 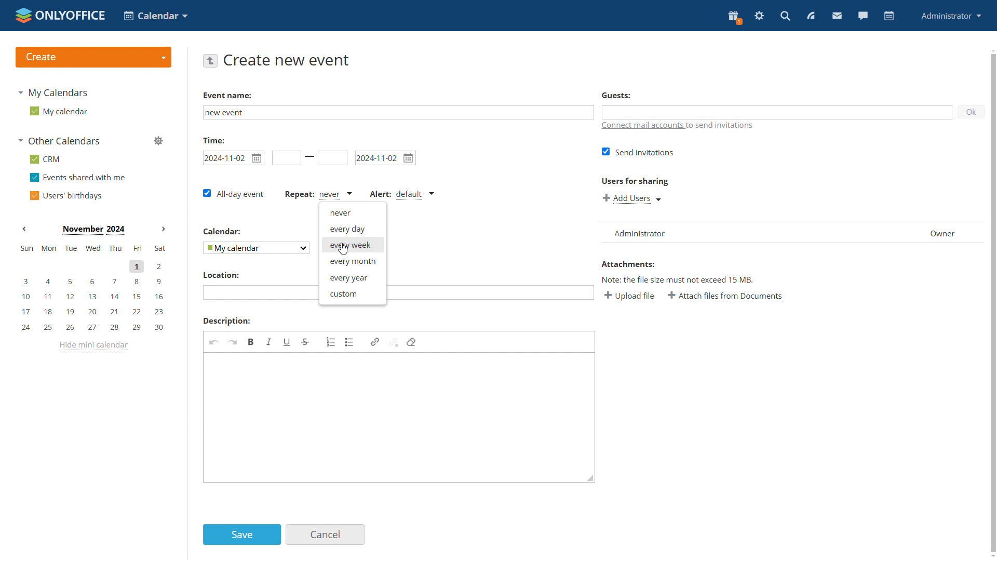 What do you see at coordinates (394, 342) in the screenshot?
I see `unlink` at bounding box center [394, 342].